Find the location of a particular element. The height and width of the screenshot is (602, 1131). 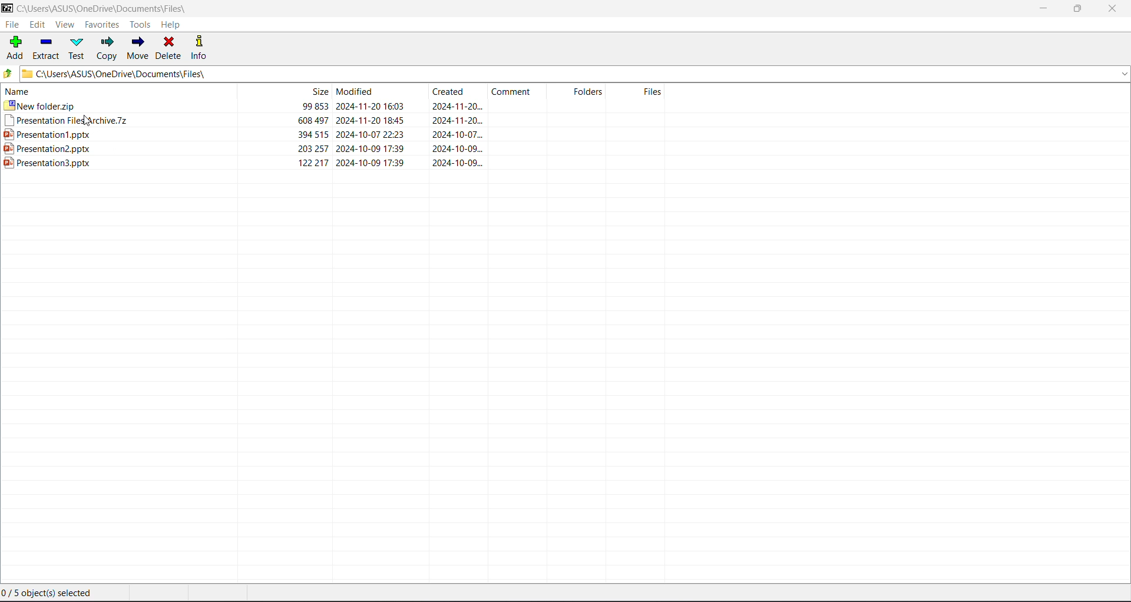

Files is located at coordinates (637, 93).